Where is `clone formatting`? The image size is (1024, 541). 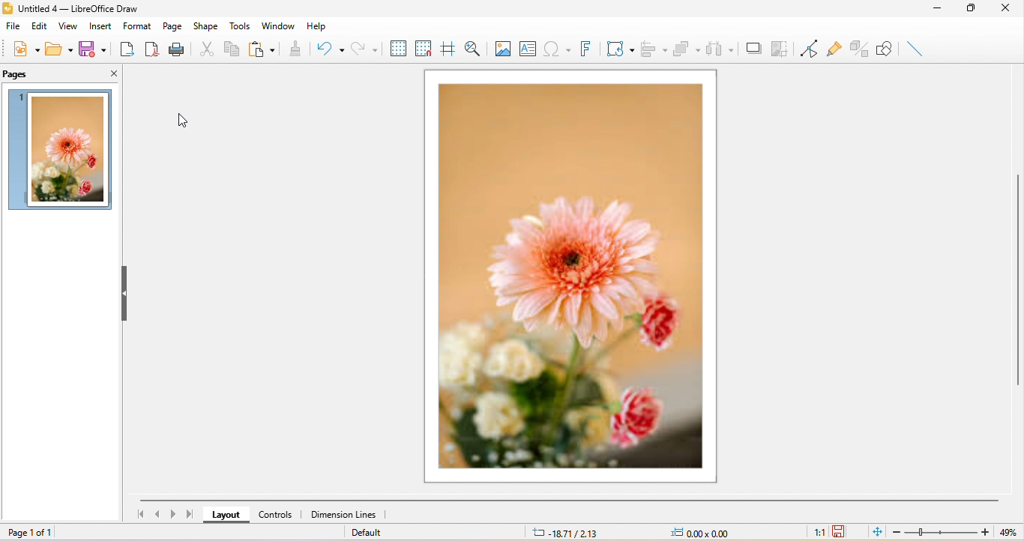
clone formatting is located at coordinates (294, 50).